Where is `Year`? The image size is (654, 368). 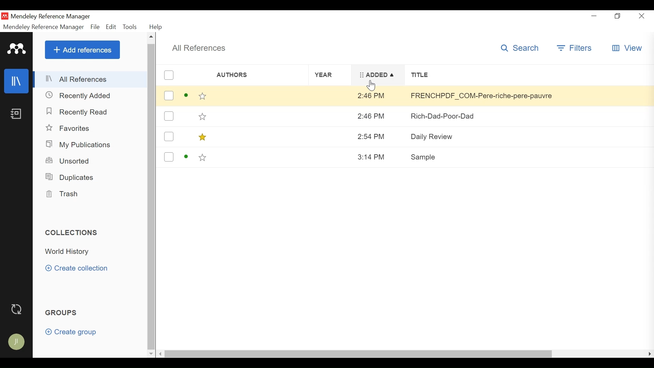
Year is located at coordinates (332, 74).